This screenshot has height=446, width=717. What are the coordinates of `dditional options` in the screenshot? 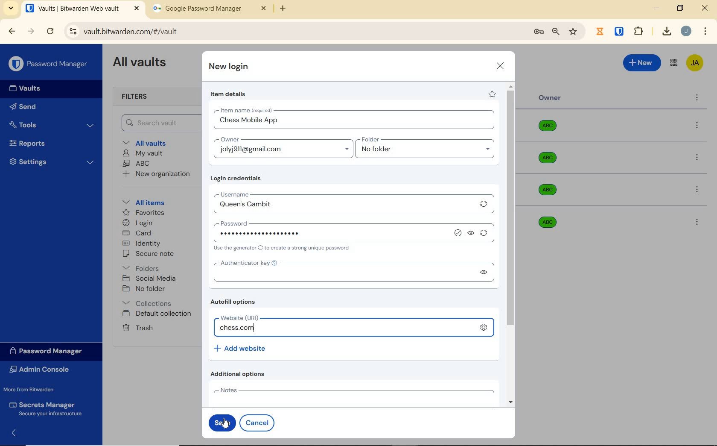 It's located at (240, 374).